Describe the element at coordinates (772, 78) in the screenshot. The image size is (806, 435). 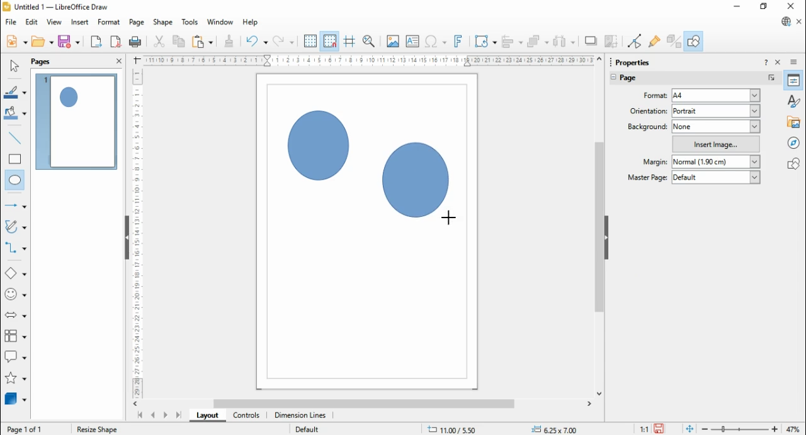
I see `more options` at that location.